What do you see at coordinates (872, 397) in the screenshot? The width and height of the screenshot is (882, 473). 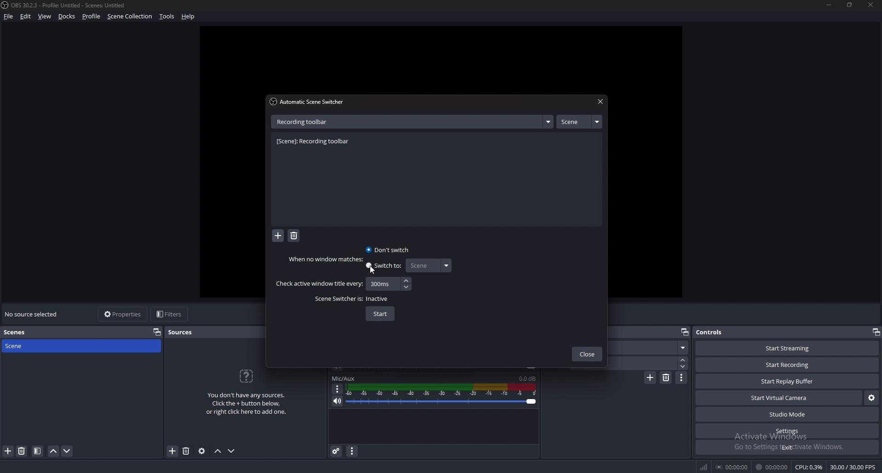 I see `configure virtual camera` at bounding box center [872, 397].